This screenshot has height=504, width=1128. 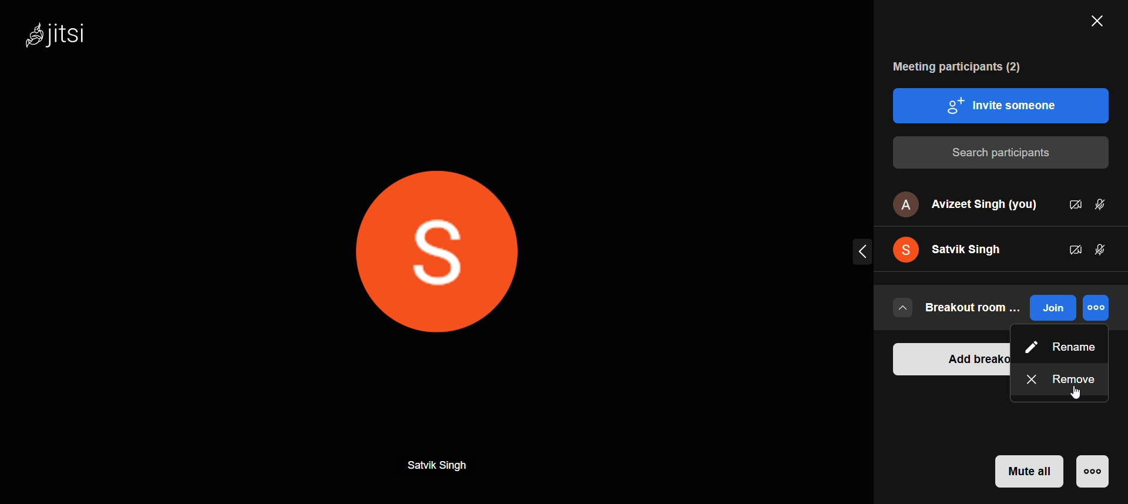 I want to click on expand, so click(x=860, y=251).